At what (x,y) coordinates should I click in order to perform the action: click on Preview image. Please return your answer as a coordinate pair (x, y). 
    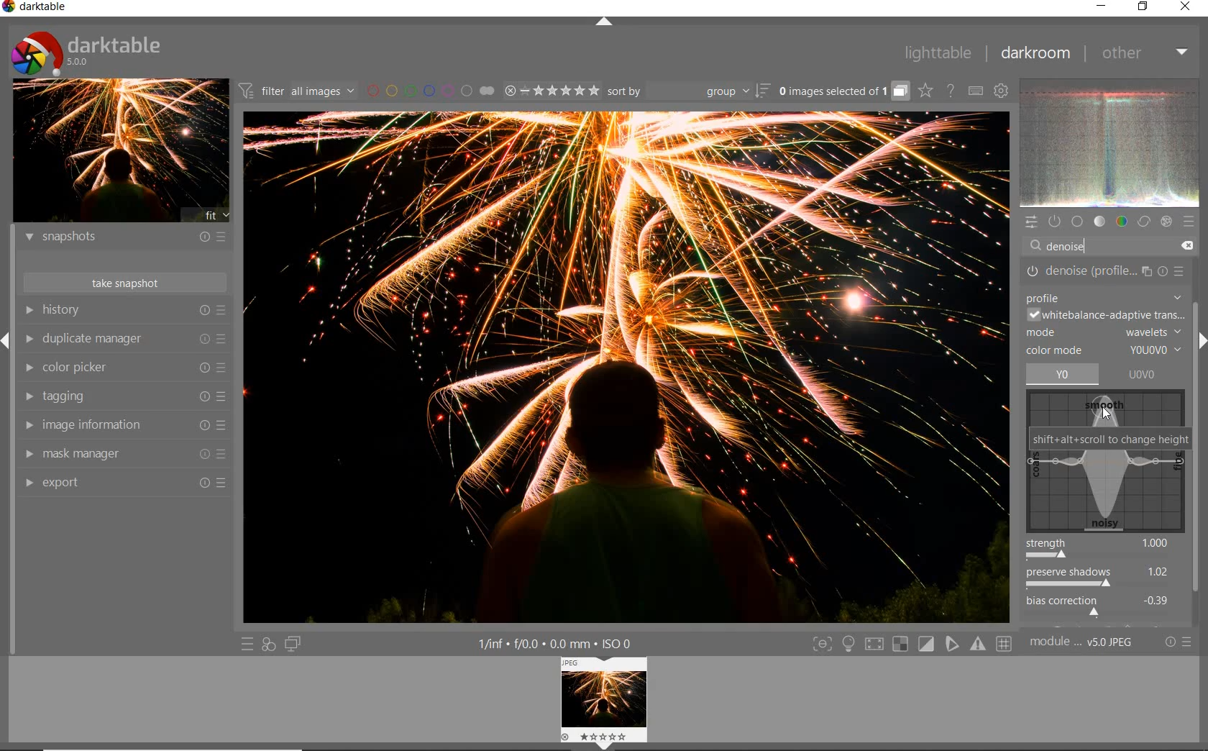
    Looking at the image, I should click on (616, 701).